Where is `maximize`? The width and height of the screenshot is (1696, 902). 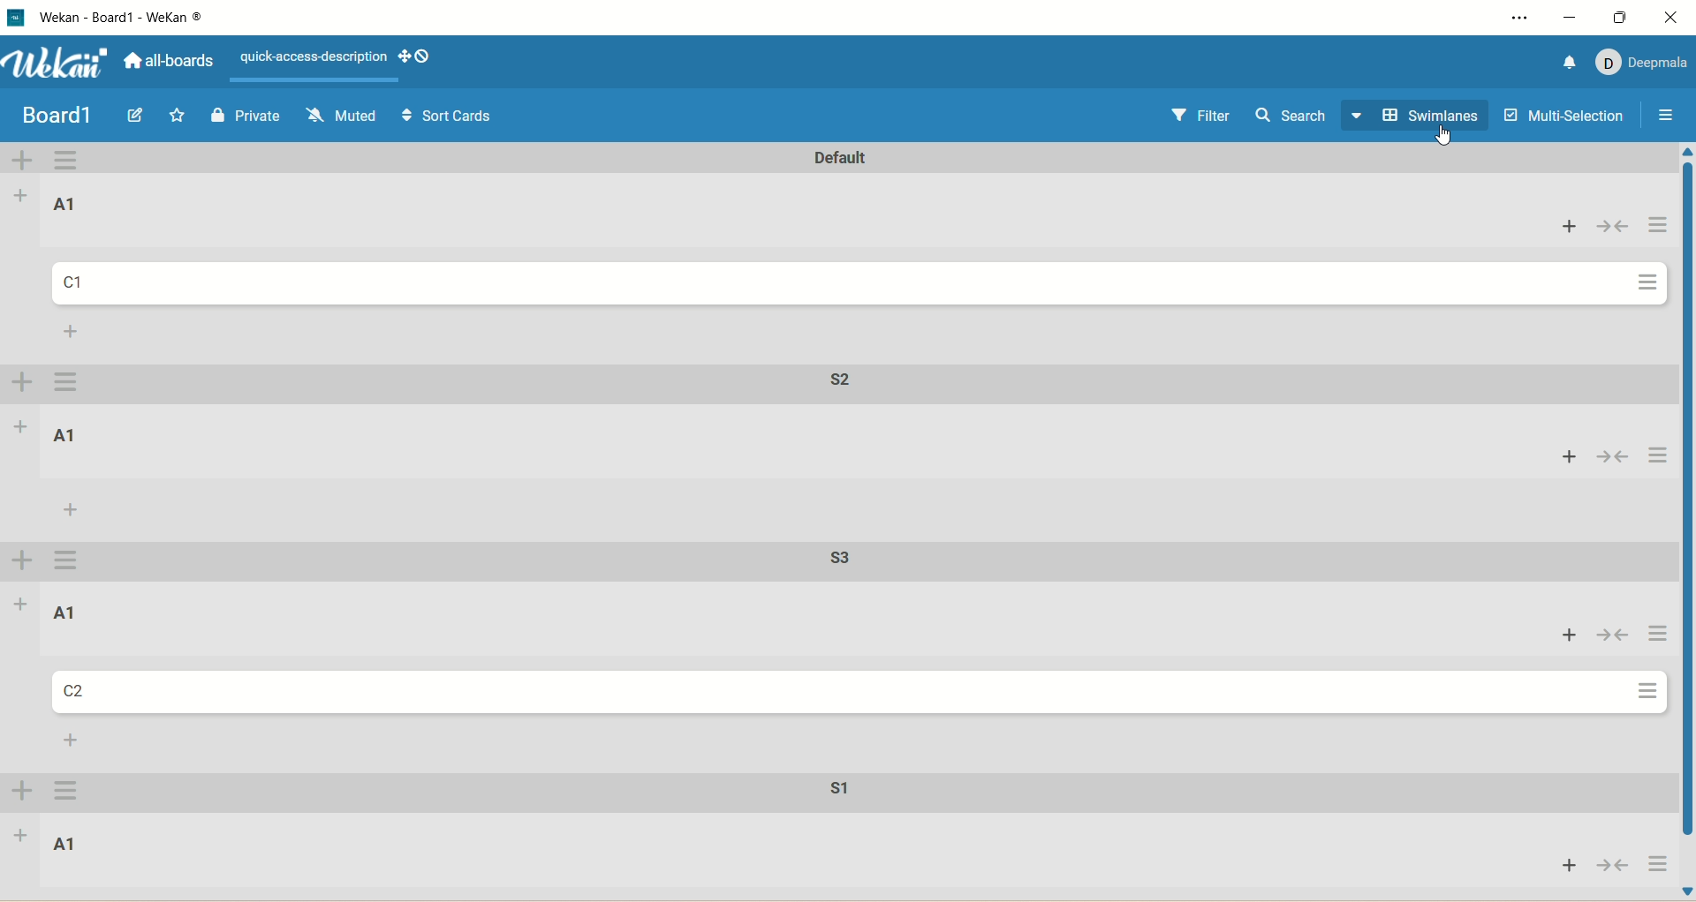 maximize is located at coordinates (1621, 15).